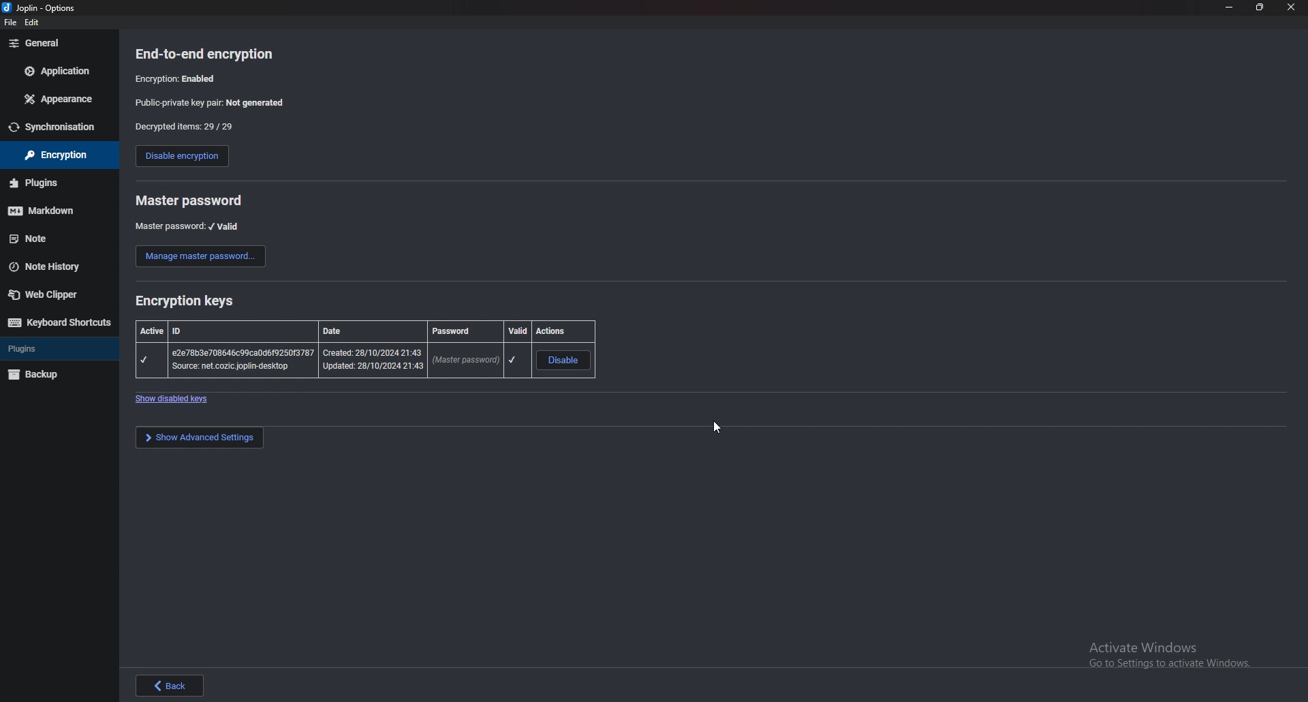 The width and height of the screenshot is (1308, 702). Describe the element at coordinates (207, 53) in the screenshot. I see `end to end encryption` at that location.